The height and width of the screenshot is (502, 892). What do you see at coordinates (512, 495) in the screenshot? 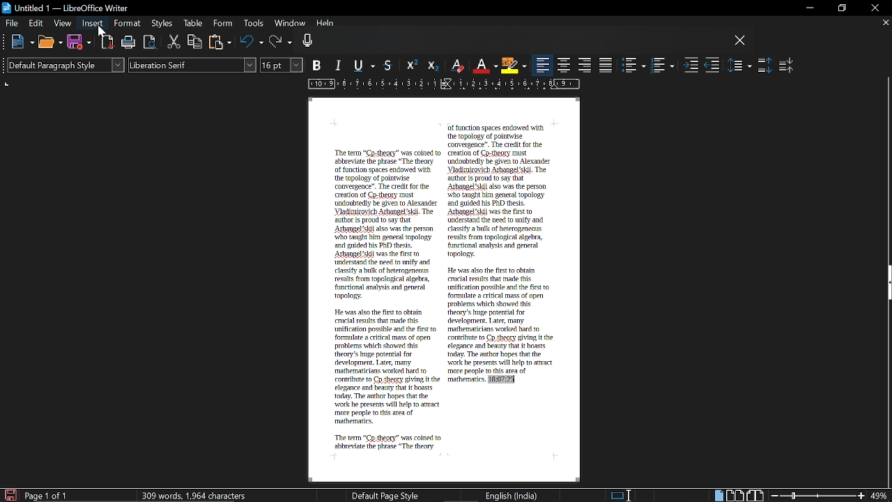
I see `English (India)` at bounding box center [512, 495].